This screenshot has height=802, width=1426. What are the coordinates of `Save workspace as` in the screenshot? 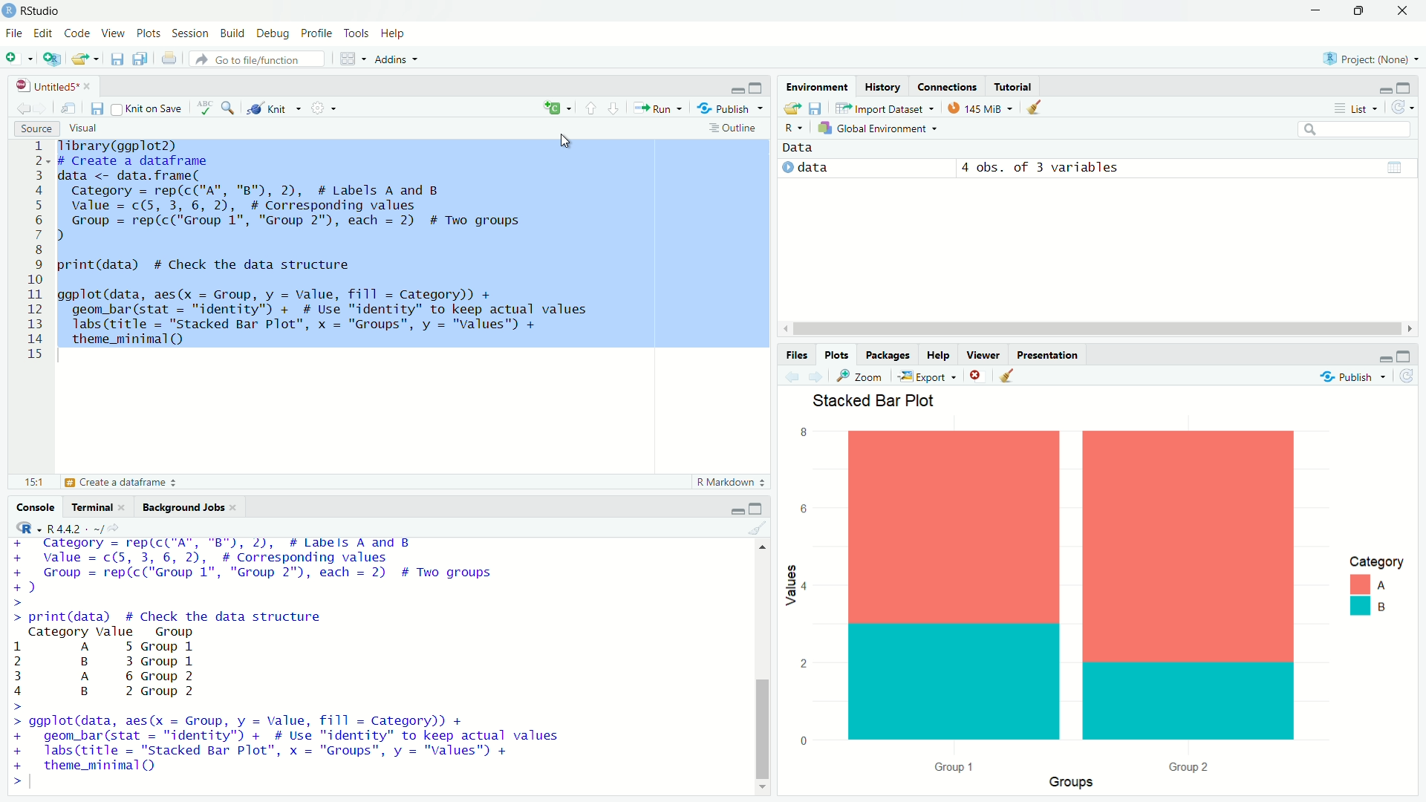 It's located at (817, 108).